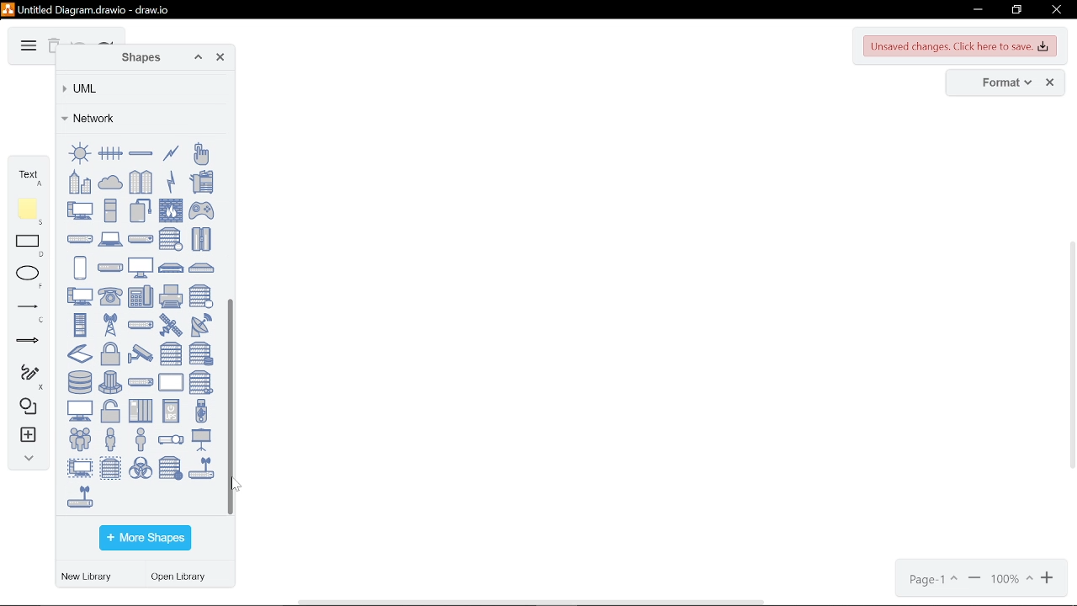  Describe the element at coordinates (171, 210) in the screenshot. I see `firewall` at that location.